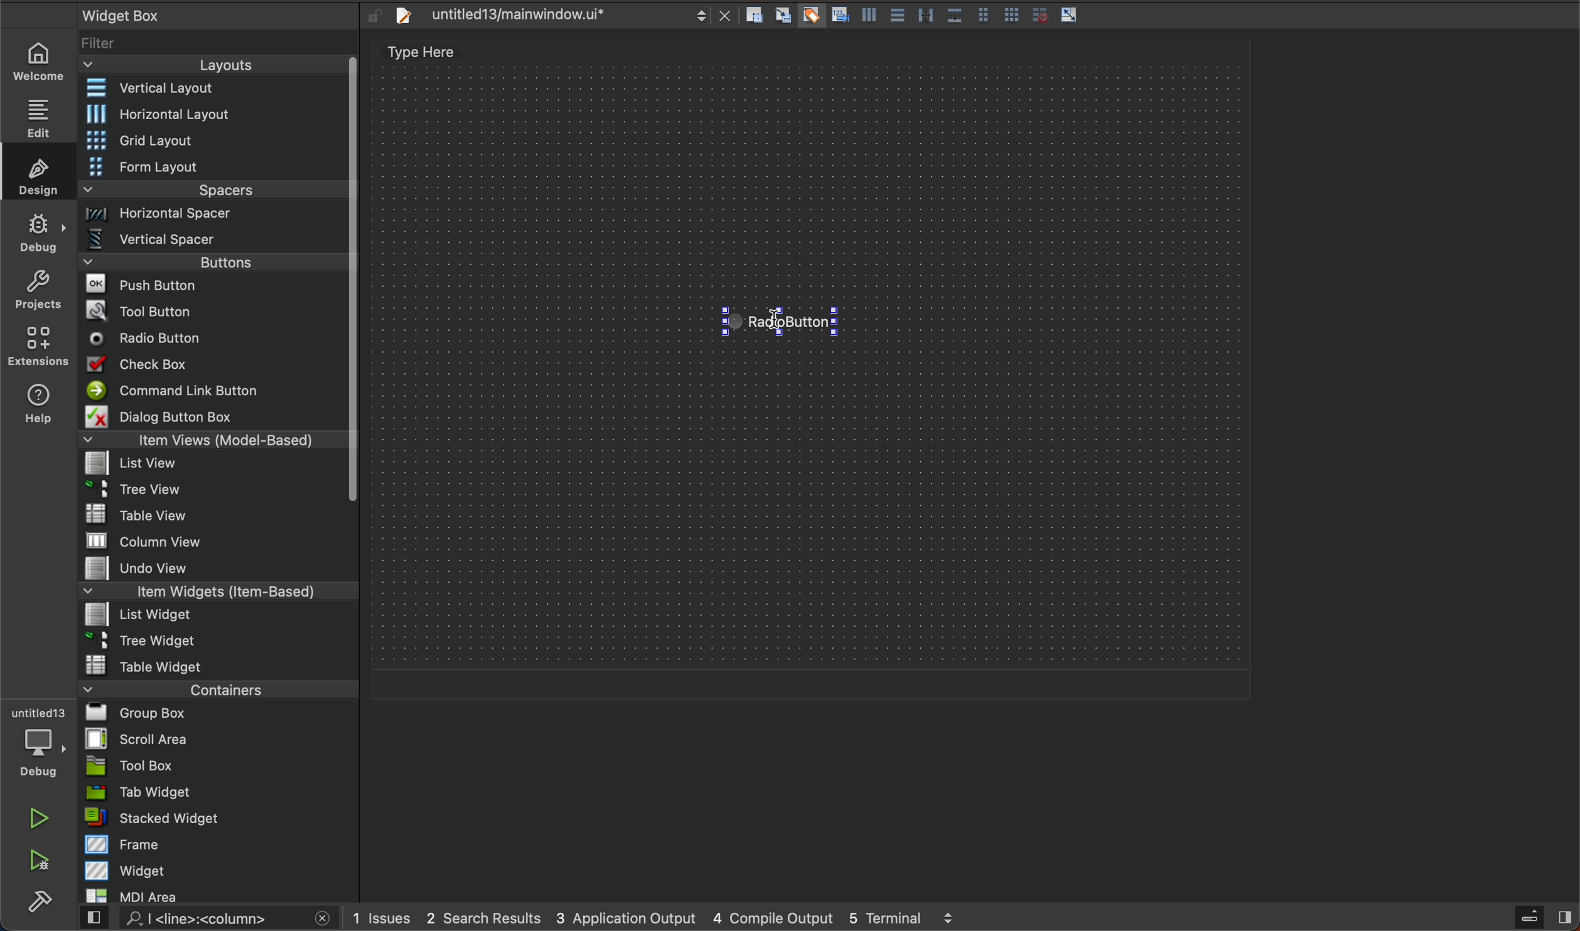 This screenshot has height=931, width=1580. I want to click on projects, so click(38, 292).